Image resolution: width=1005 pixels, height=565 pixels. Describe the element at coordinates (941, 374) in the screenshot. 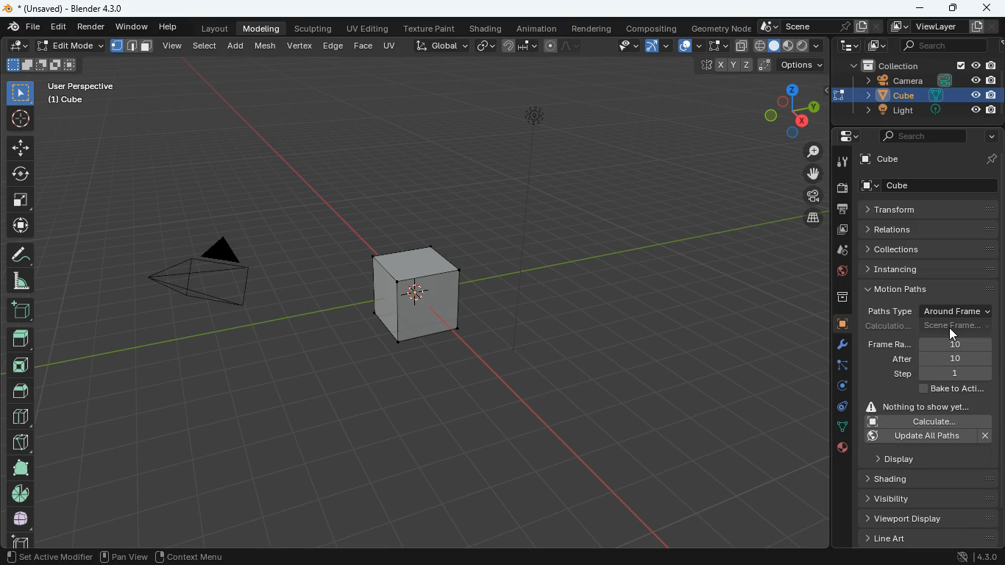

I see `step ` at that location.